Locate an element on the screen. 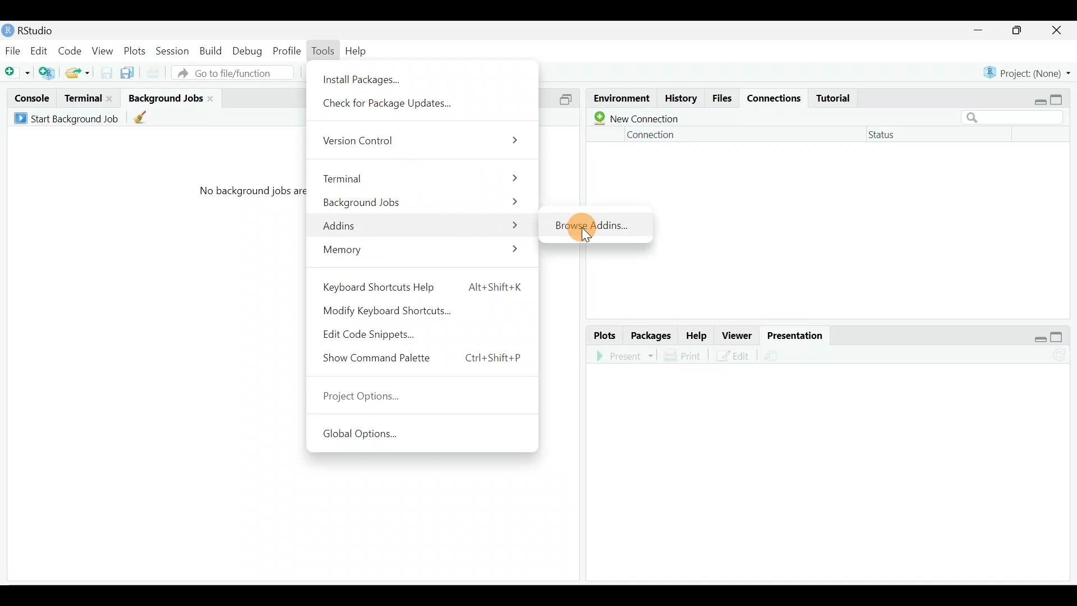 Image resolution: width=1077 pixels, height=606 pixels. Plots is located at coordinates (137, 51).